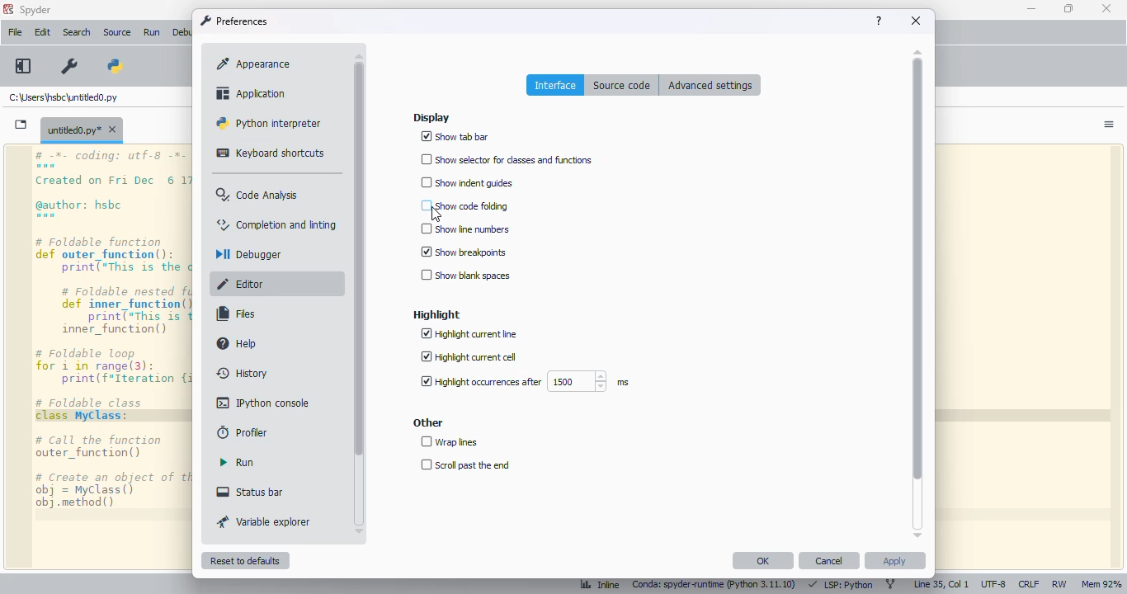  Describe the element at coordinates (710, 84) in the screenshot. I see `advanced settings` at that location.